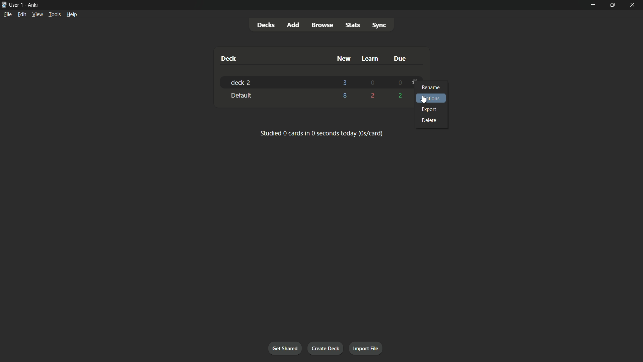  Describe the element at coordinates (72, 14) in the screenshot. I see `help menu` at that location.